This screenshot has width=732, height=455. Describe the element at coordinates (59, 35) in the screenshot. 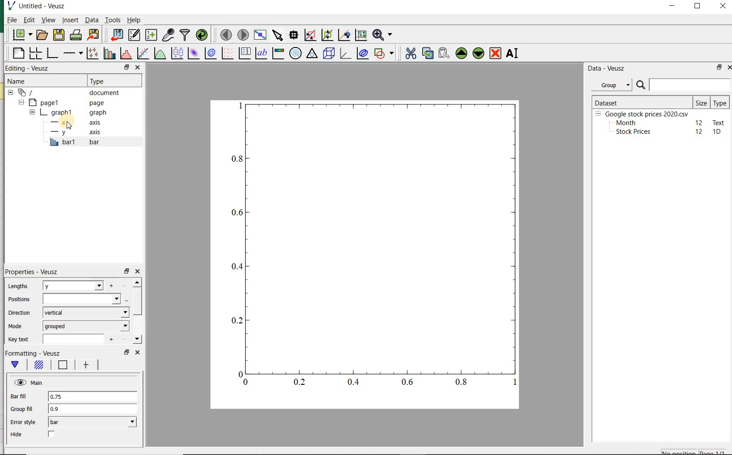

I see `save the document` at that location.